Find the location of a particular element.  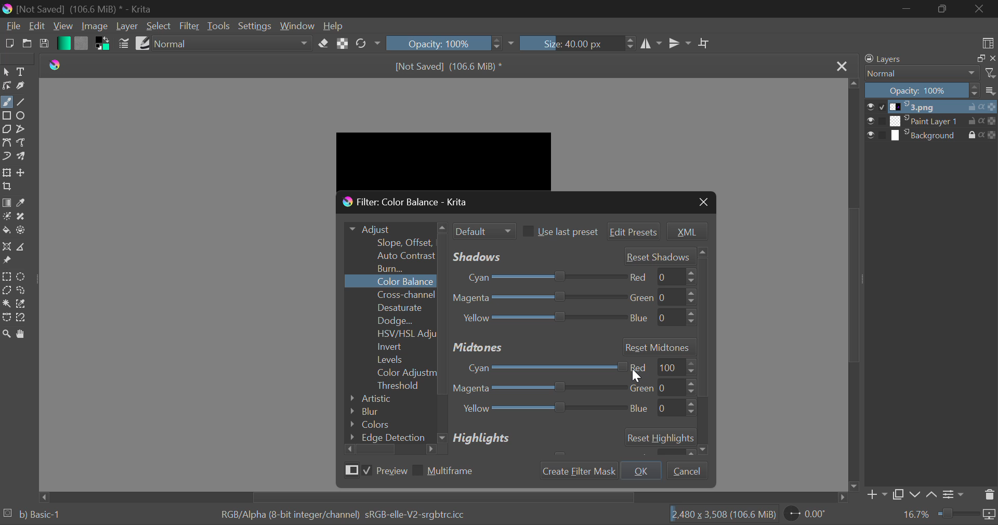

Color Balance is located at coordinates (392, 282).